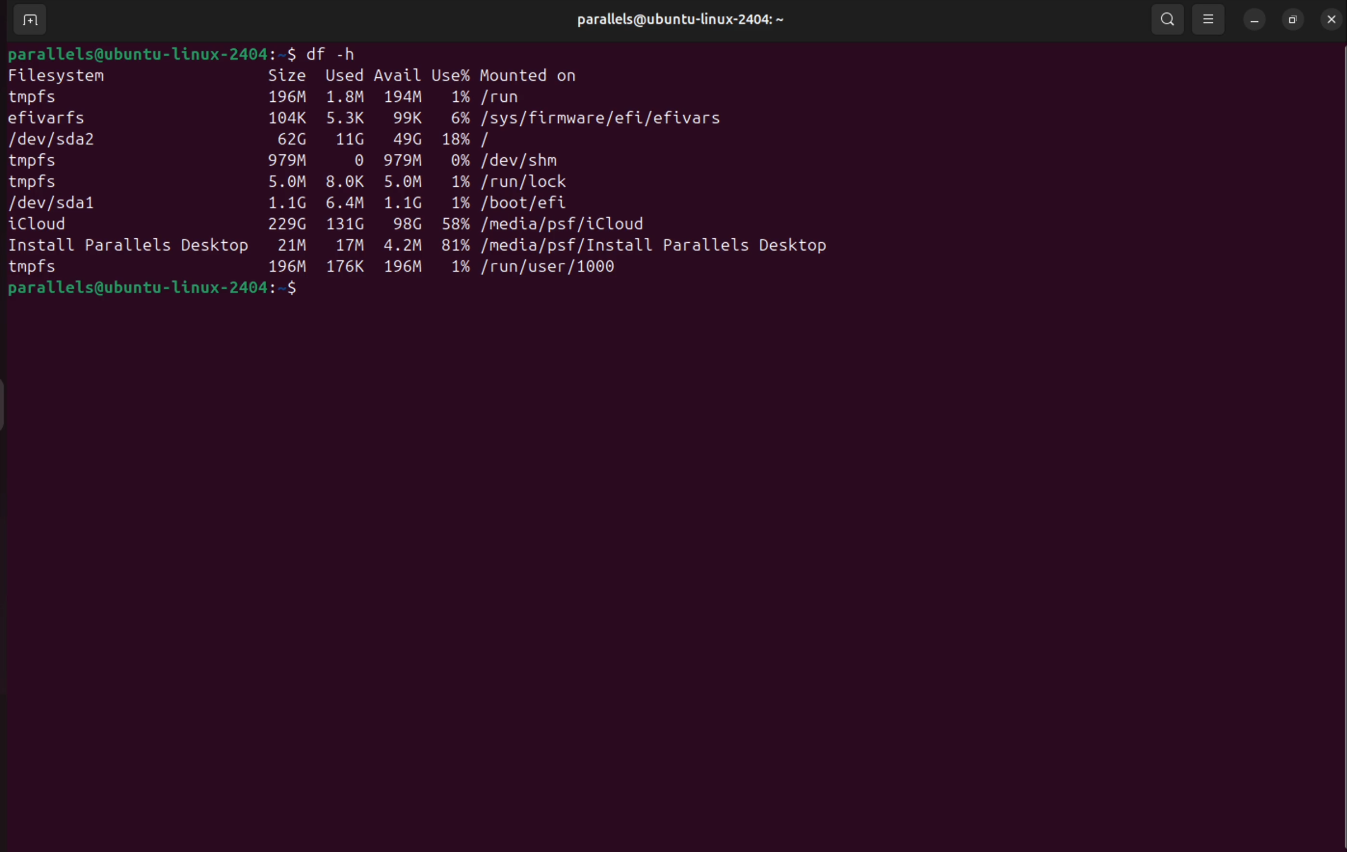 The height and width of the screenshot is (852, 1347). Describe the element at coordinates (456, 225) in the screenshot. I see `58%` at that location.